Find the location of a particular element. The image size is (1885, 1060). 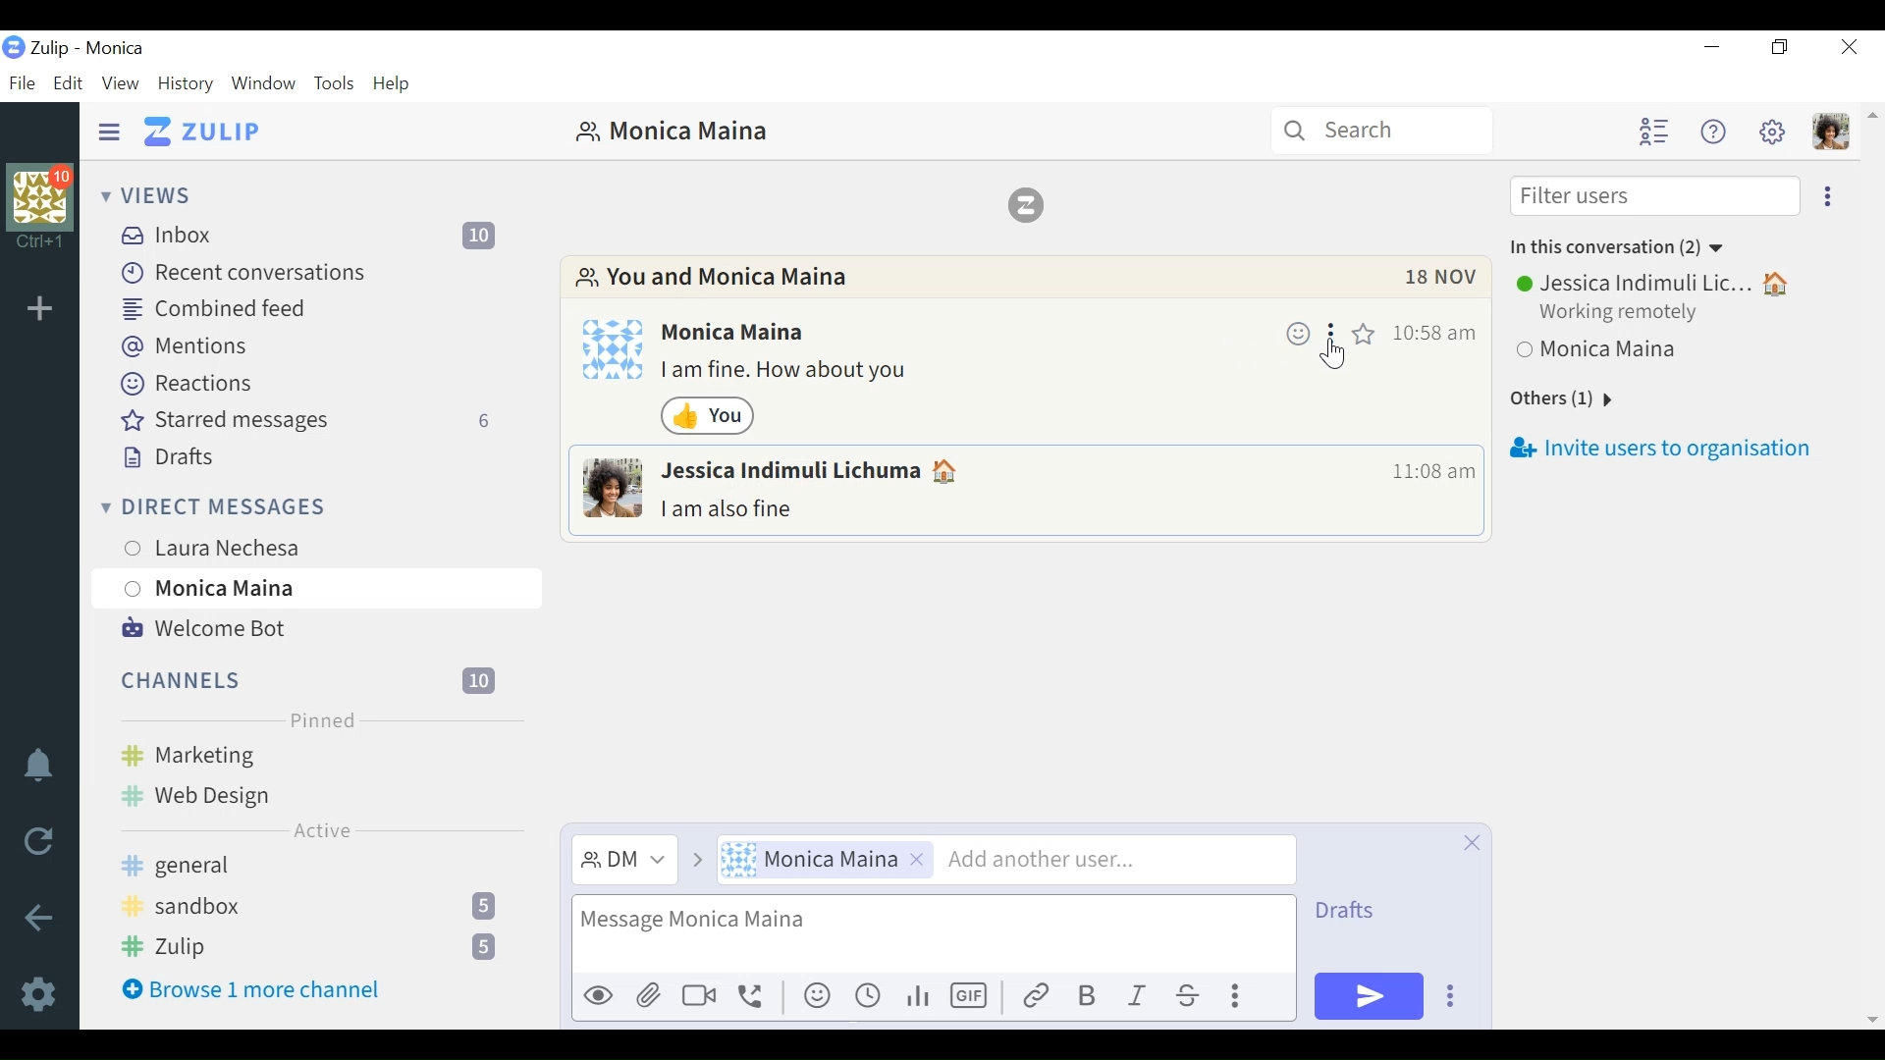

Personal menu is located at coordinates (1829, 132).